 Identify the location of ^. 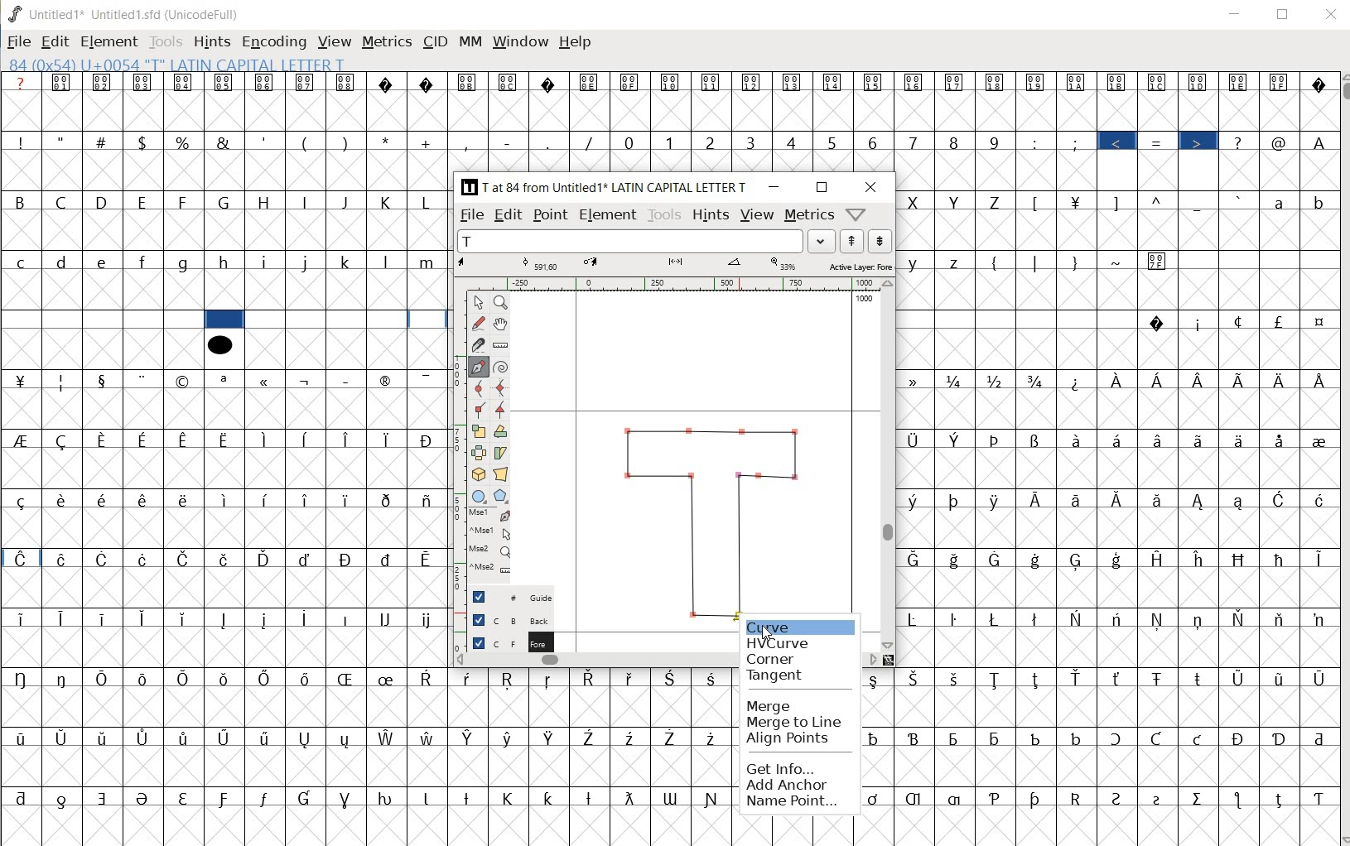
(1160, 200).